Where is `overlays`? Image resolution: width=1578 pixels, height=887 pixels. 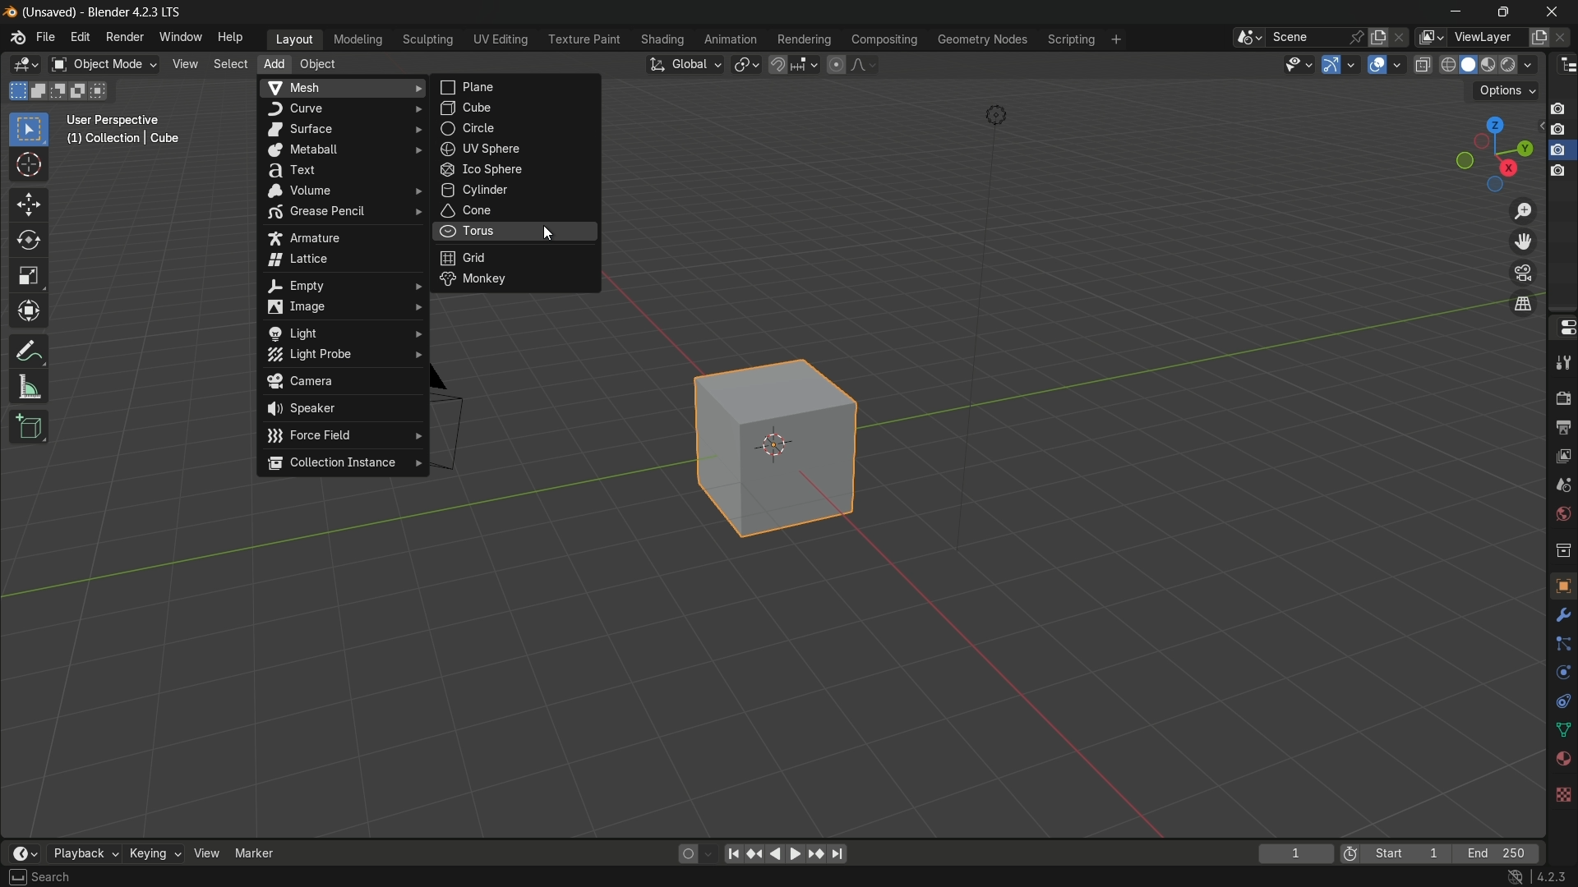 overlays is located at coordinates (1396, 63).